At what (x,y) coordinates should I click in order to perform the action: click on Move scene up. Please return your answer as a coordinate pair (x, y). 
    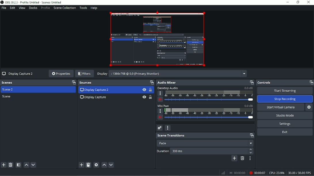
    Looking at the image, I should click on (26, 165).